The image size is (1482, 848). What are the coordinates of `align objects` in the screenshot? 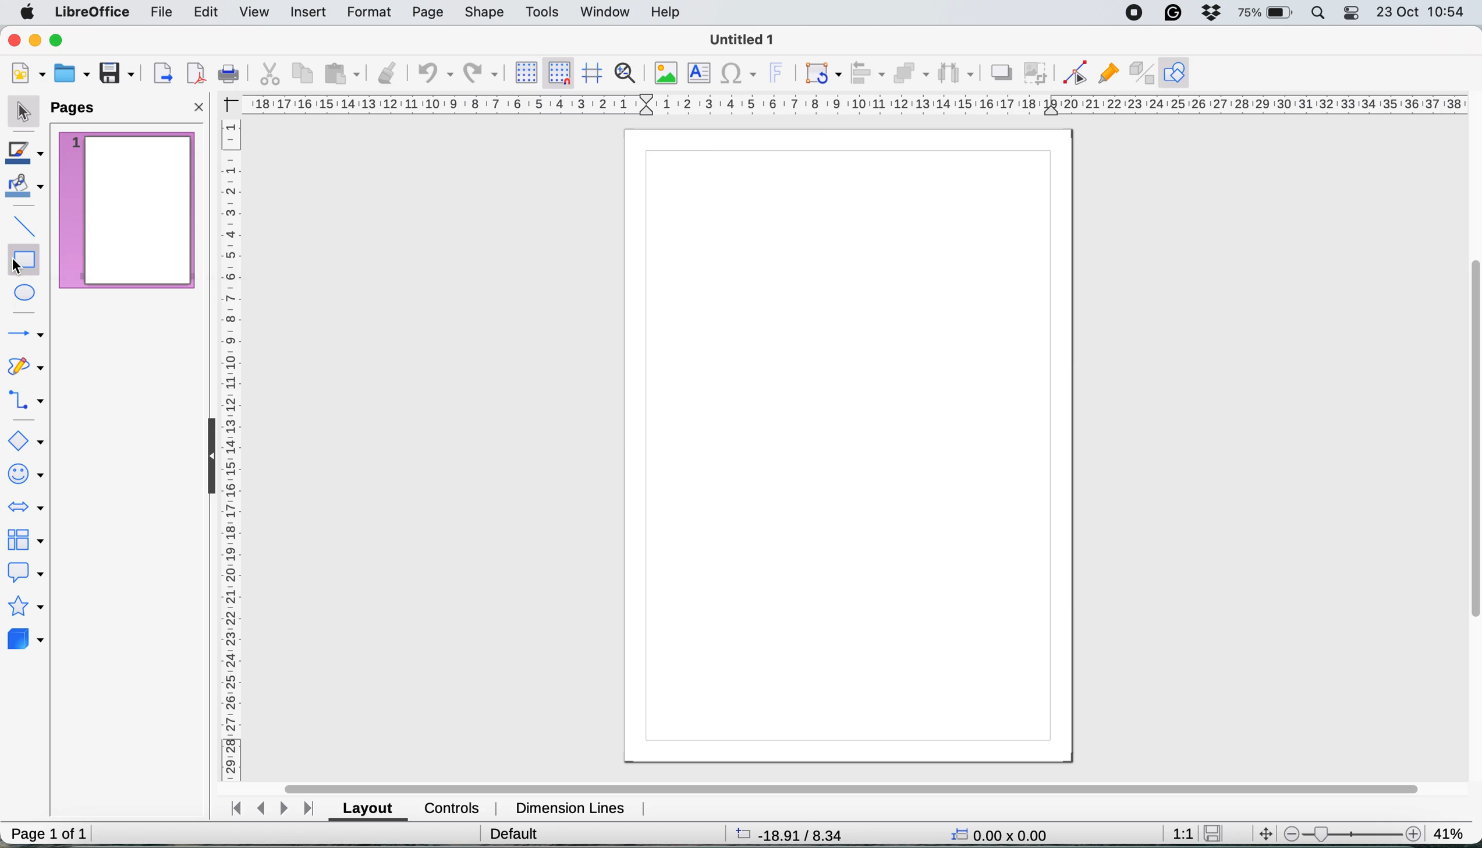 It's located at (867, 73).